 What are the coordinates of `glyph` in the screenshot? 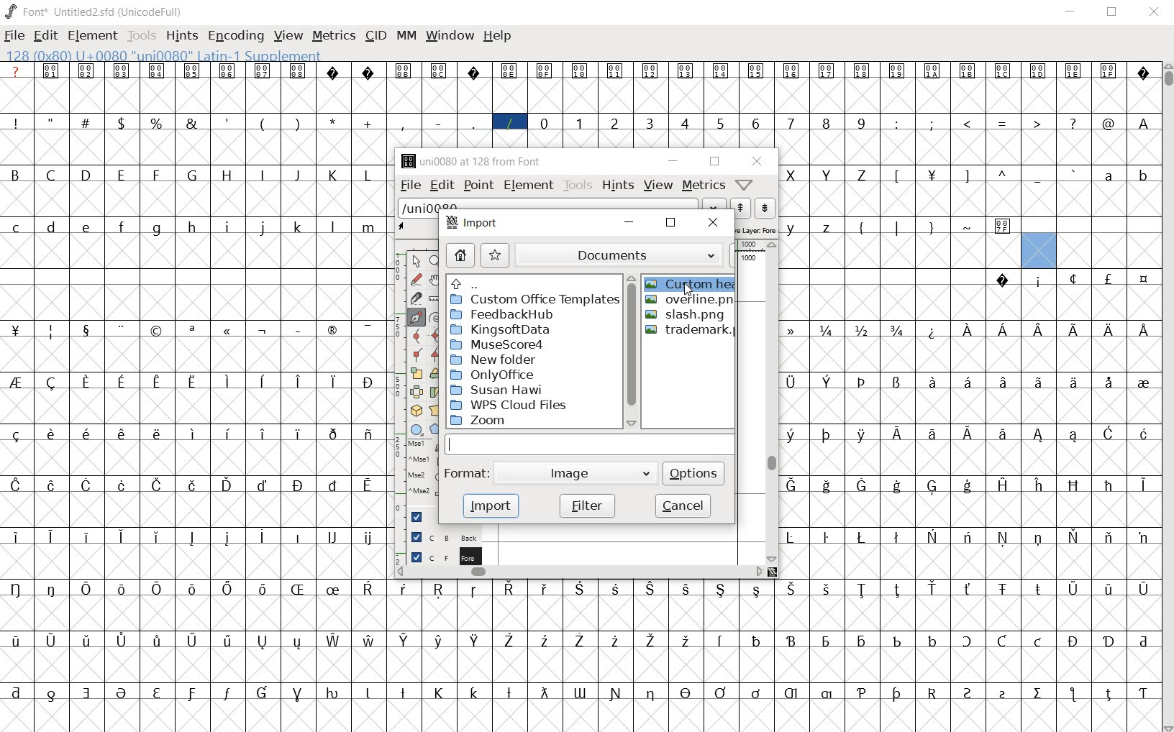 It's located at (860, 229).